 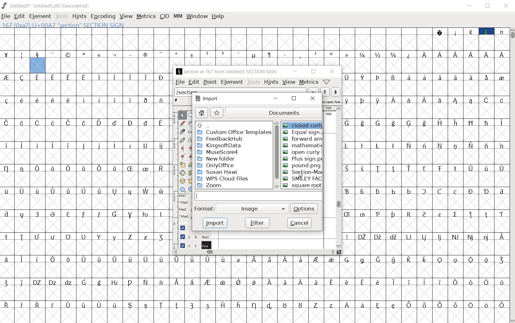 I want to click on special letters, so click(x=255, y=282).